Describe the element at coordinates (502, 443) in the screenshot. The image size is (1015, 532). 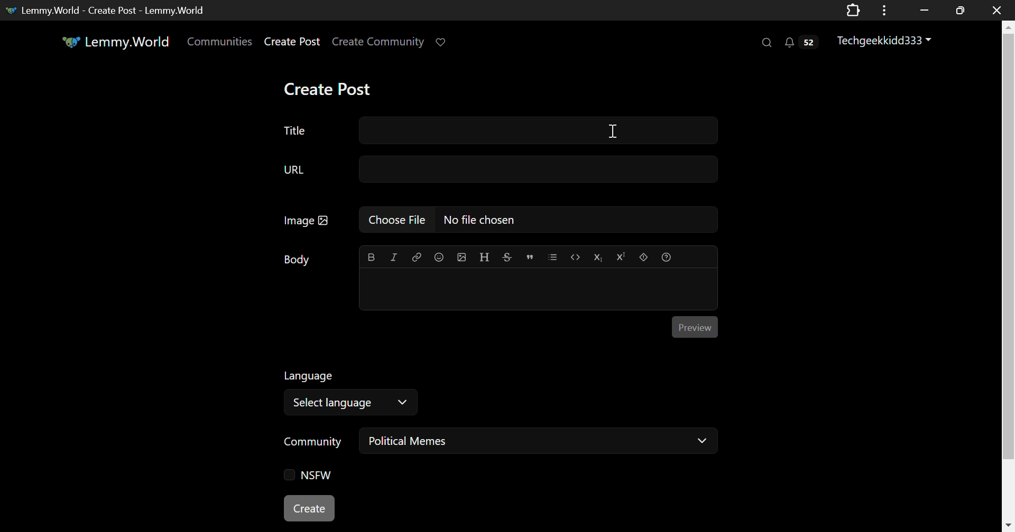
I see `Community: Political Memes` at that location.